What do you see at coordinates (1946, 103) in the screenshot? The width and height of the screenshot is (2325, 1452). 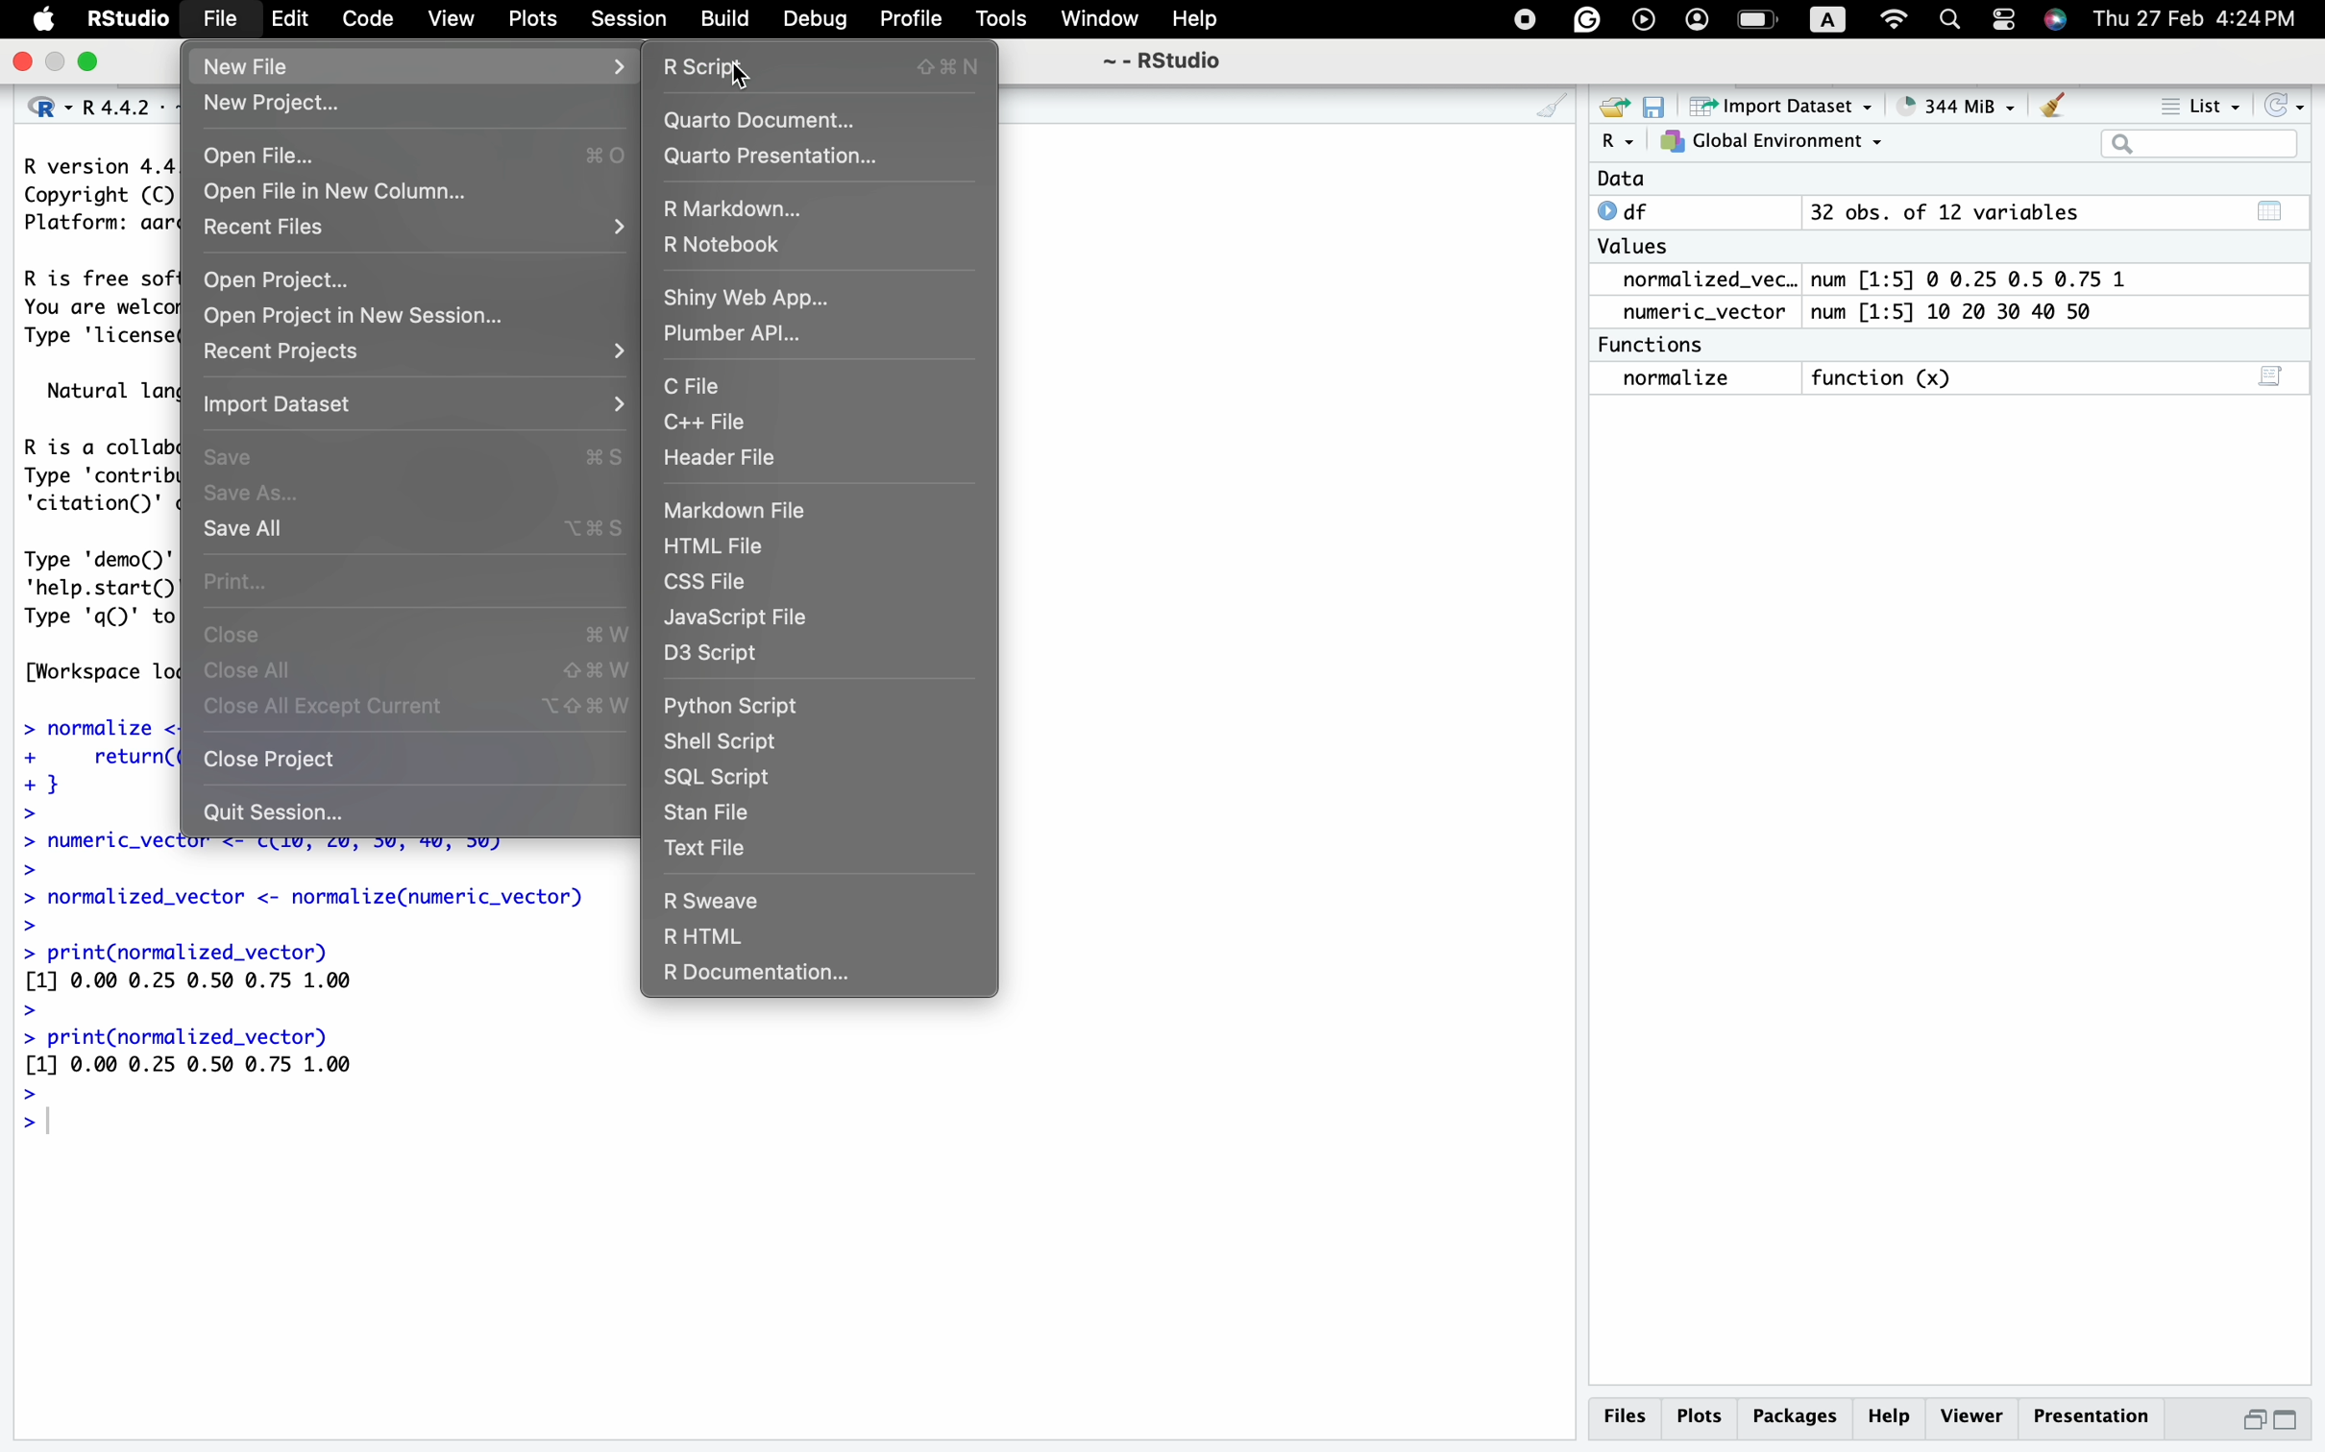 I see `344MiB` at bounding box center [1946, 103].